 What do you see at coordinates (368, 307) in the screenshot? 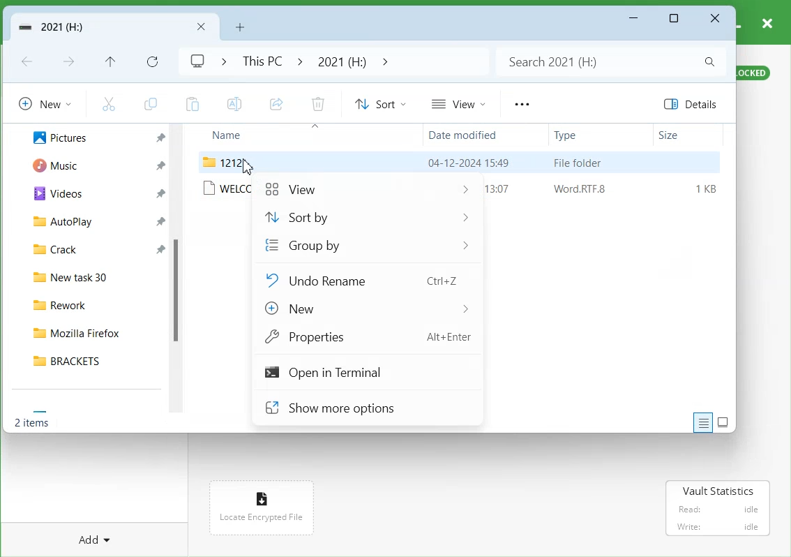
I see `New` at bounding box center [368, 307].